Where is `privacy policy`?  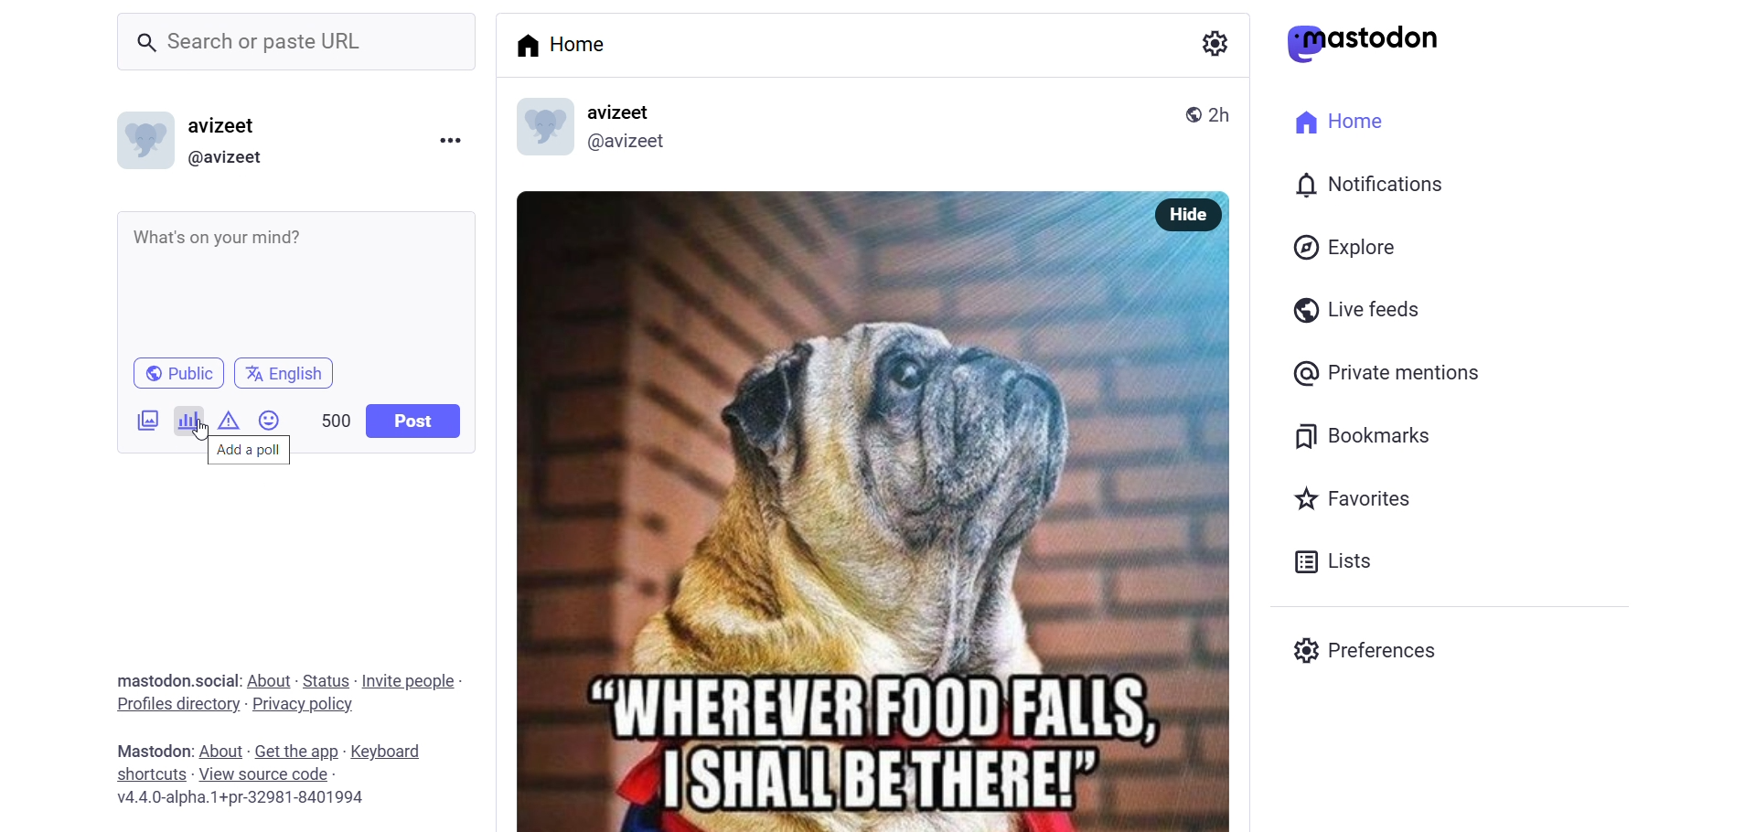 privacy policy is located at coordinates (303, 706).